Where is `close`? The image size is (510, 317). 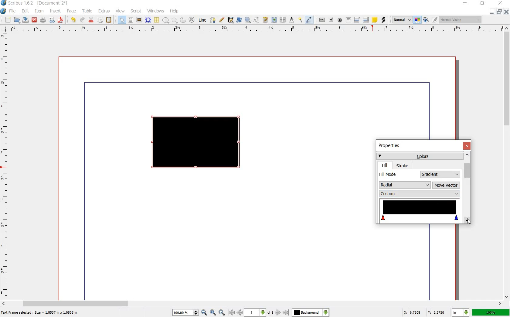 close is located at coordinates (506, 12).